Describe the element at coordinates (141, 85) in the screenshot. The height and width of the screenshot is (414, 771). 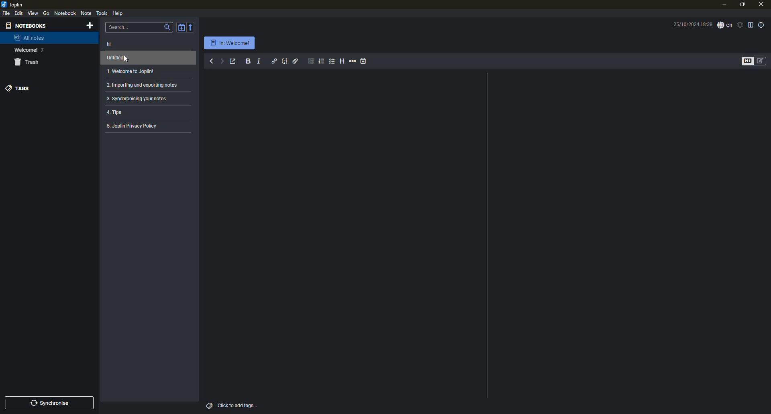
I see `2. Importing and exporting notes` at that location.